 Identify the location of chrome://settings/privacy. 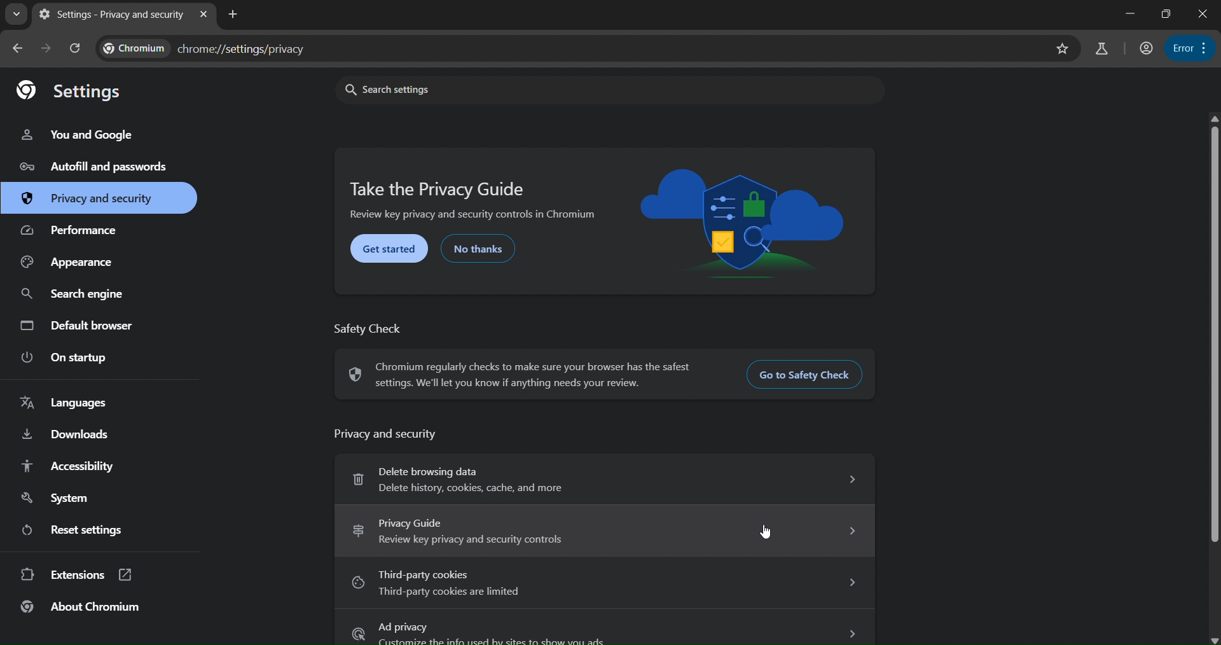
(239, 48).